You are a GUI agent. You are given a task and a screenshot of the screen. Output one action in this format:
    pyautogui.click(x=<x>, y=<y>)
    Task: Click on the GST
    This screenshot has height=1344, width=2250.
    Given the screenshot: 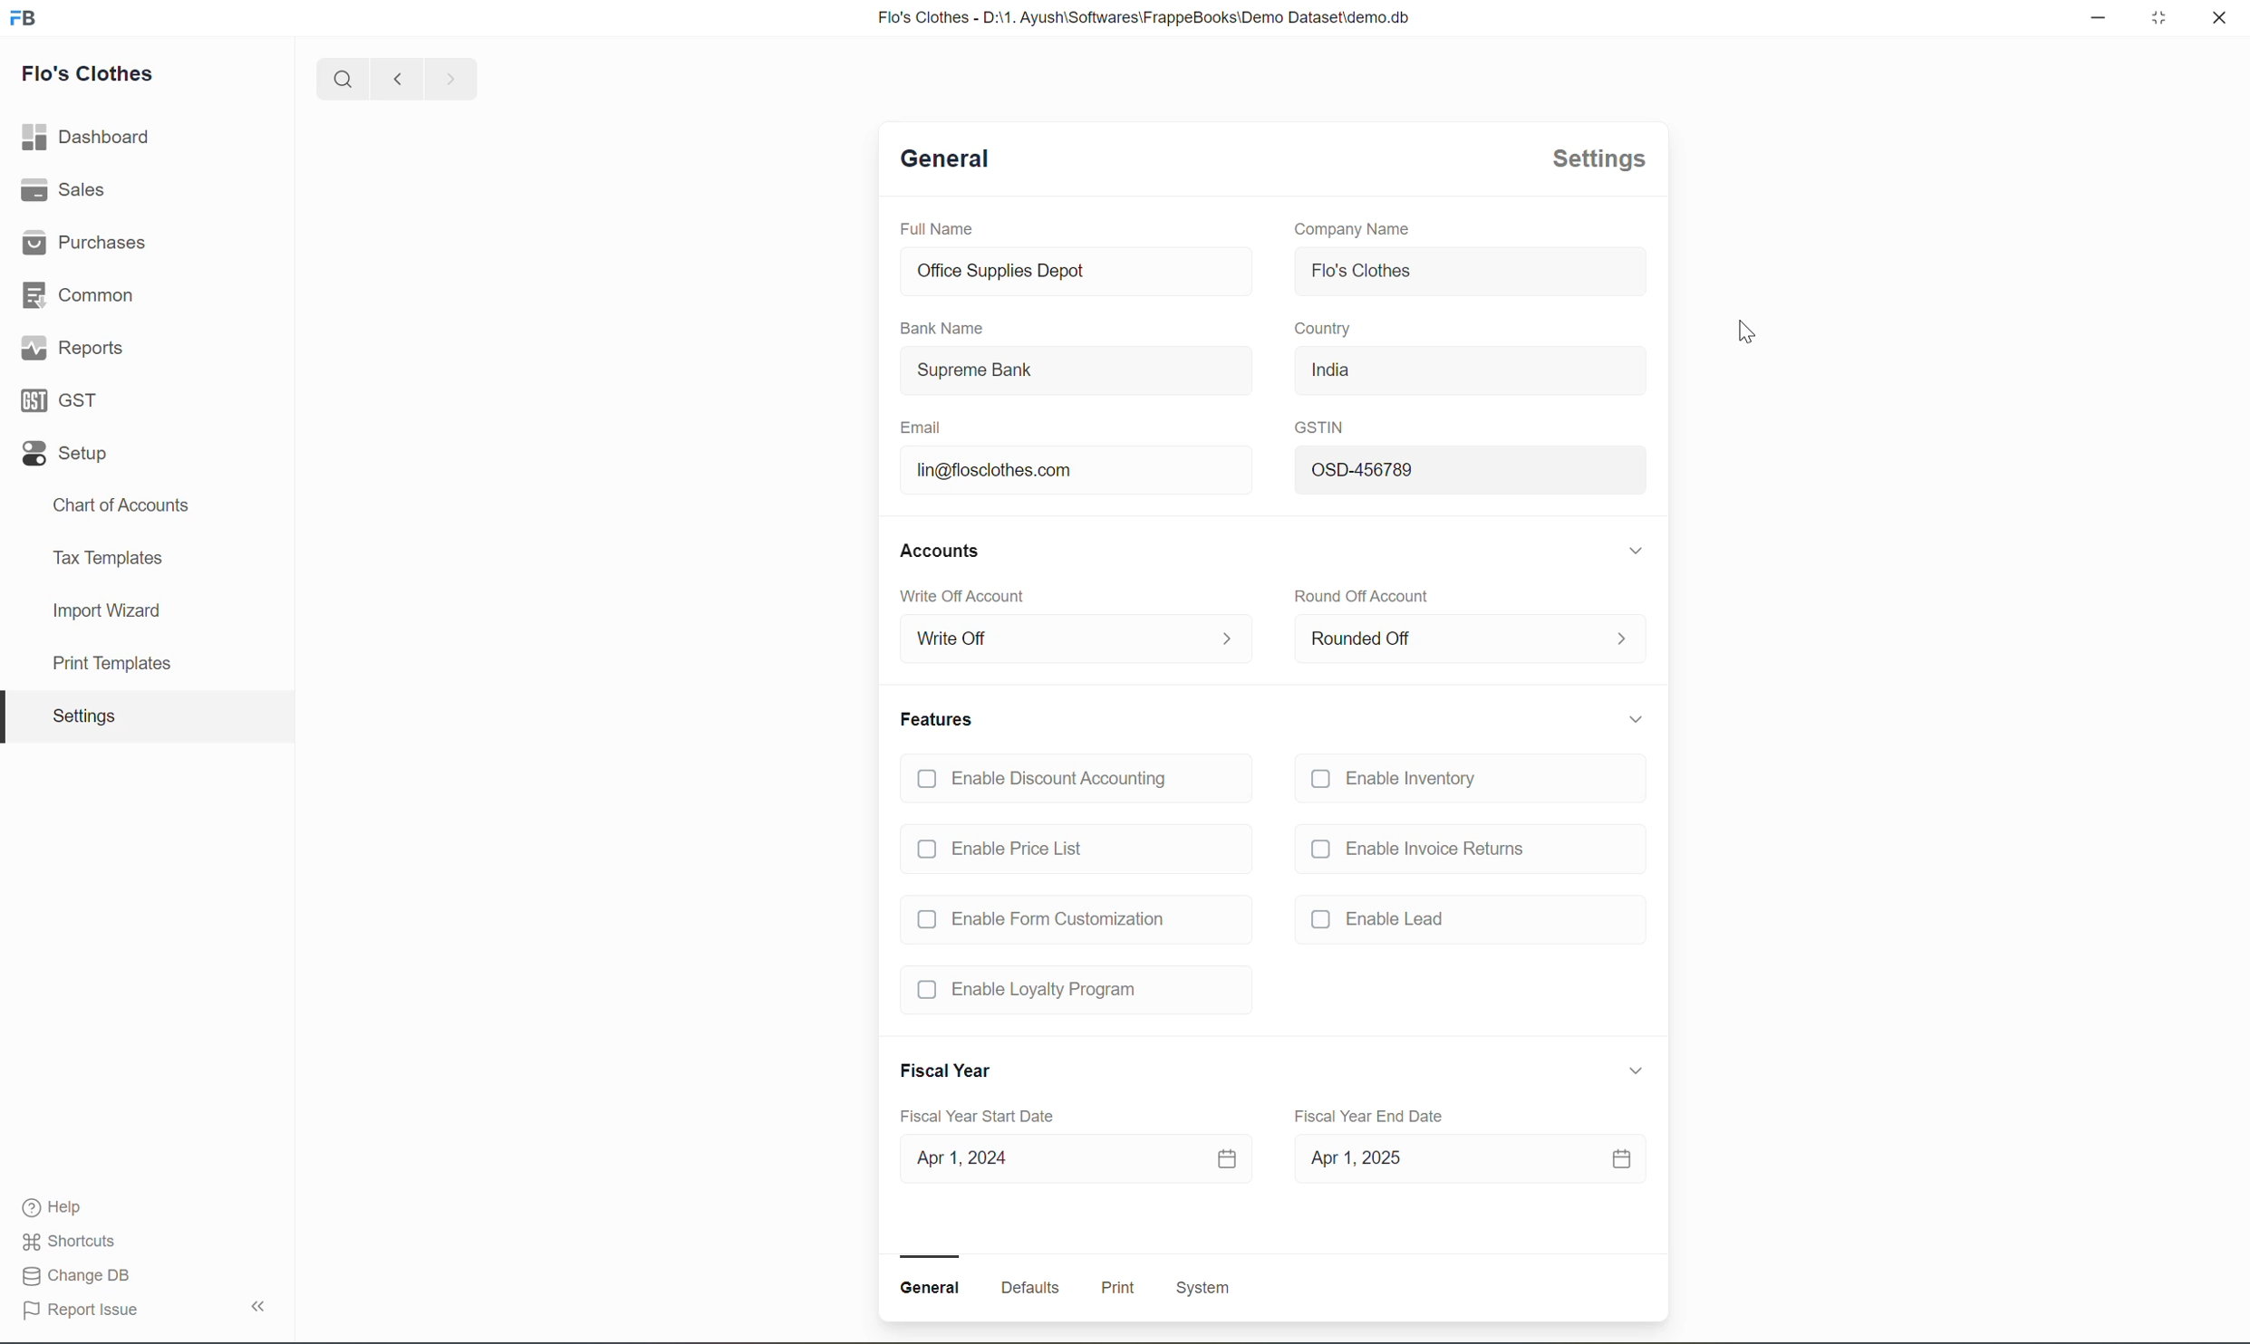 What is the action you would take?
    pyautogui.click(x=61, y=400)
    